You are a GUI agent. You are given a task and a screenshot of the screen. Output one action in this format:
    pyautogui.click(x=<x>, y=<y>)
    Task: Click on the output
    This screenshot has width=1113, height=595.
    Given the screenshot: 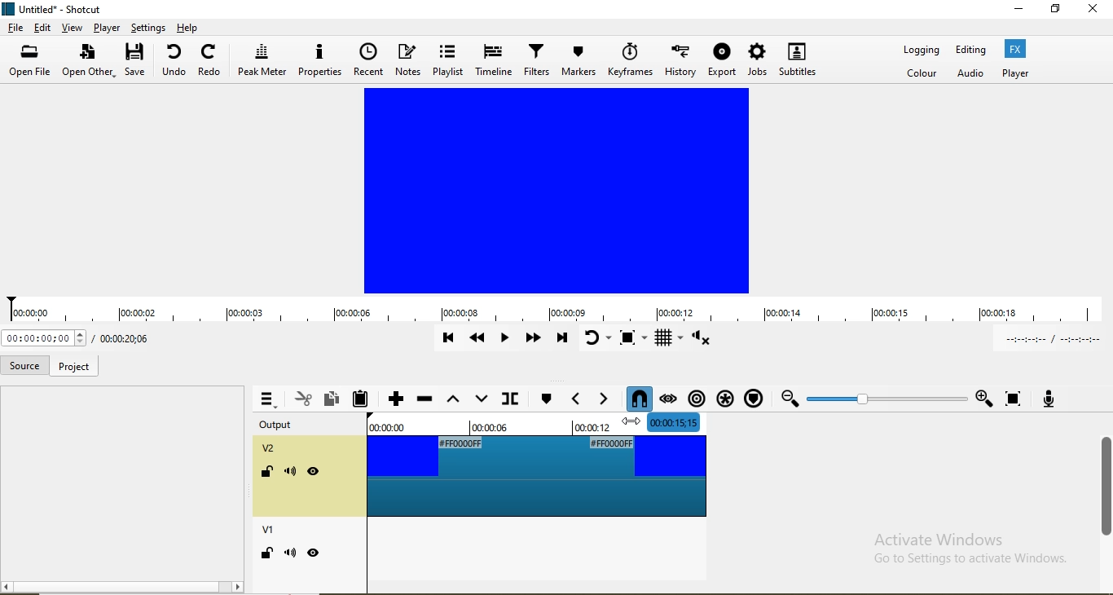 What is the action you would take?
    pyautogui.click(x=287, y=425)
    